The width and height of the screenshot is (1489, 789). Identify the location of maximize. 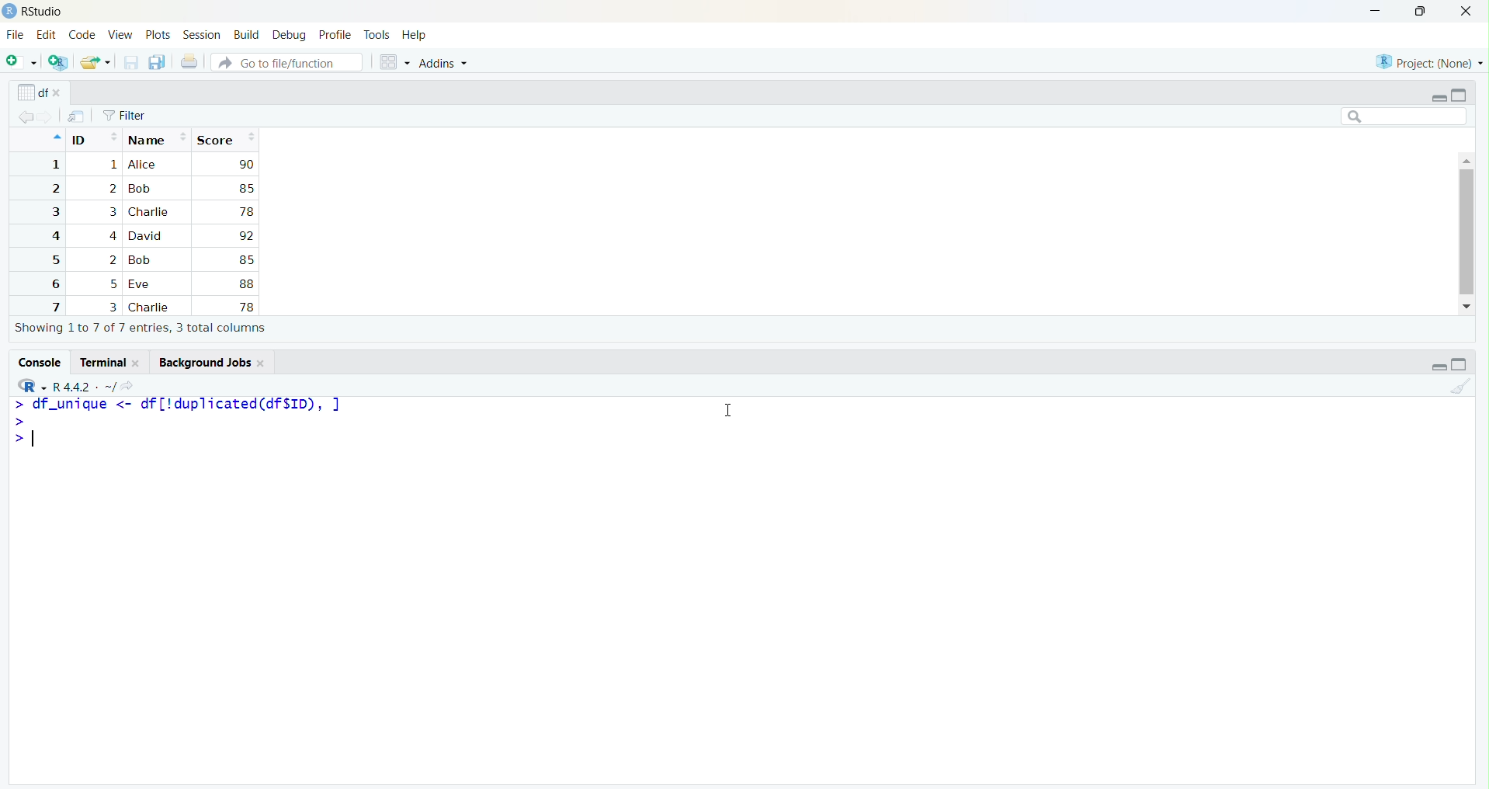
(1459, 95).